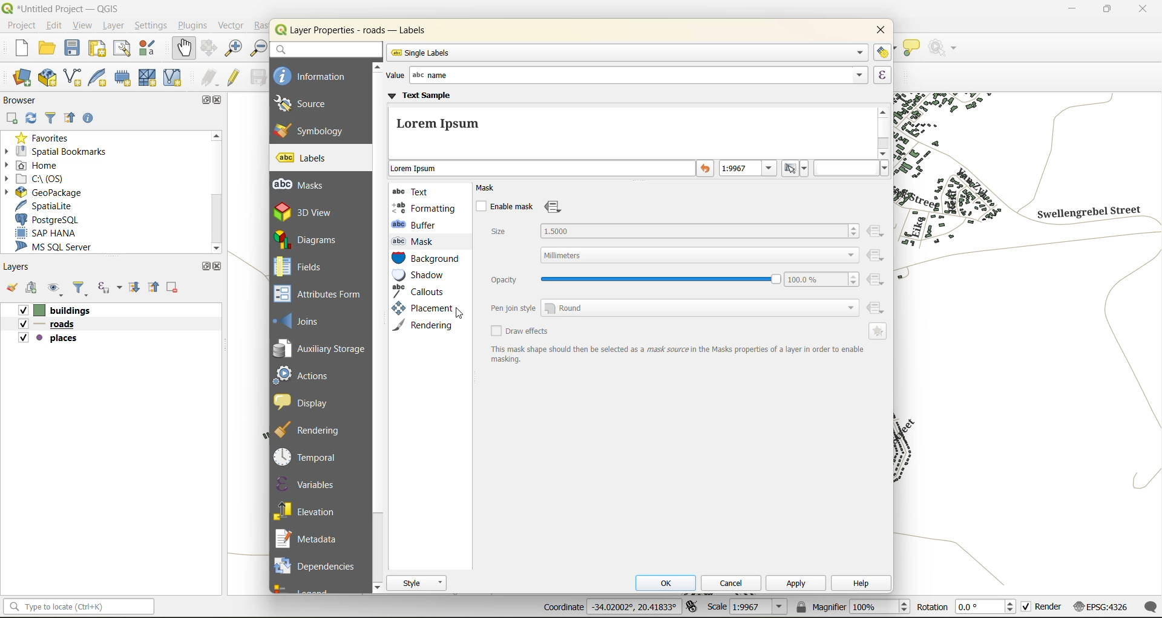  What do you see at coordinates (422, 291) in the screenshot?
I see `callouts` at bounding box center [422, 291].